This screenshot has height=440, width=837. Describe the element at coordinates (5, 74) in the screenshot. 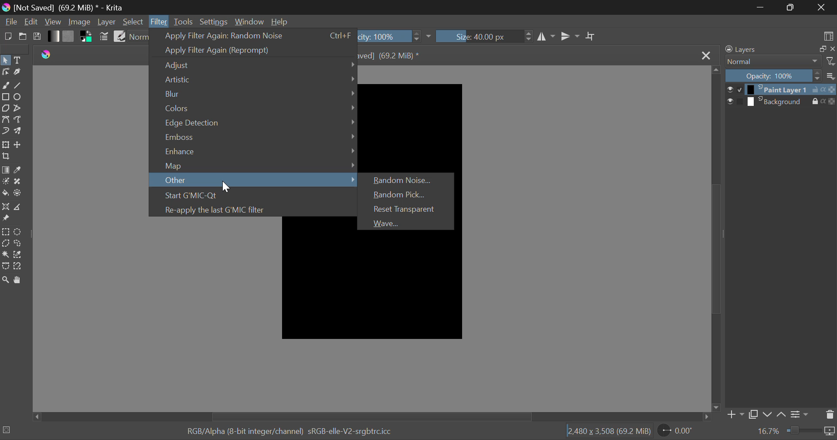

I see `Edit Shapes` at that location.